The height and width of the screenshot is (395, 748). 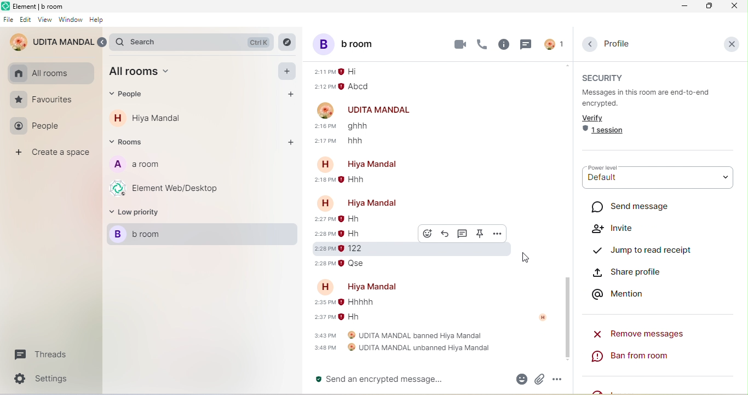 What do you see at coordinates (287, 43) in the screenshot?
I see `explore` at bounding box center [287, 43].